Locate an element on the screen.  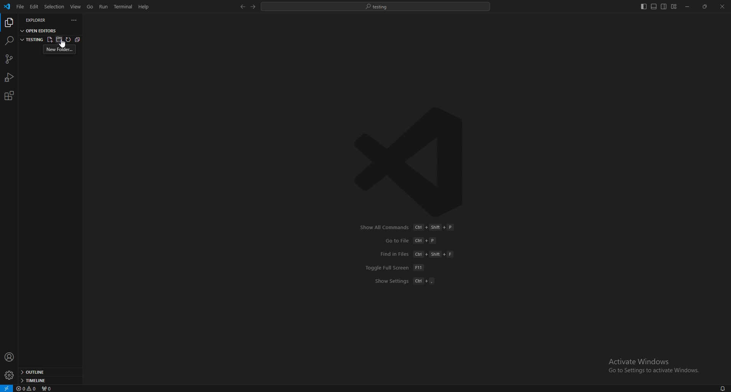
settings is located at coordinates (9, 376).